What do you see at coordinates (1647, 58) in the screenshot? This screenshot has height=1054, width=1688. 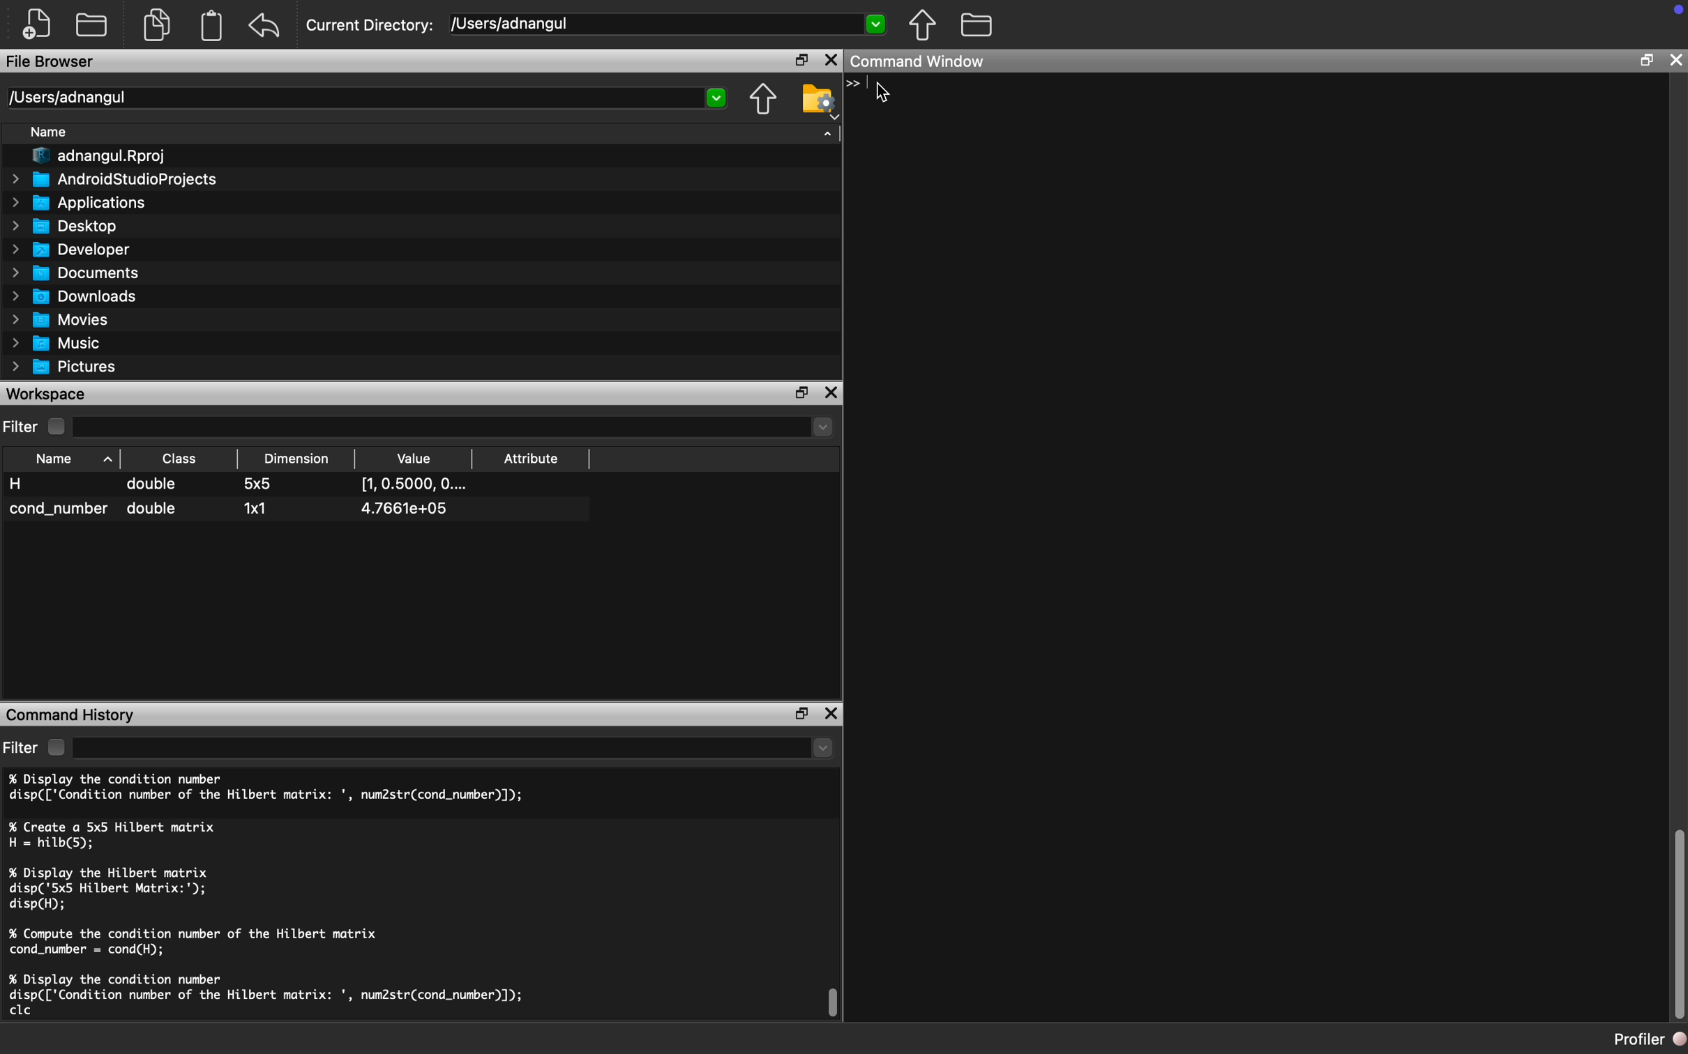 I see `Restore Down` at bounding box center [1647, 58].